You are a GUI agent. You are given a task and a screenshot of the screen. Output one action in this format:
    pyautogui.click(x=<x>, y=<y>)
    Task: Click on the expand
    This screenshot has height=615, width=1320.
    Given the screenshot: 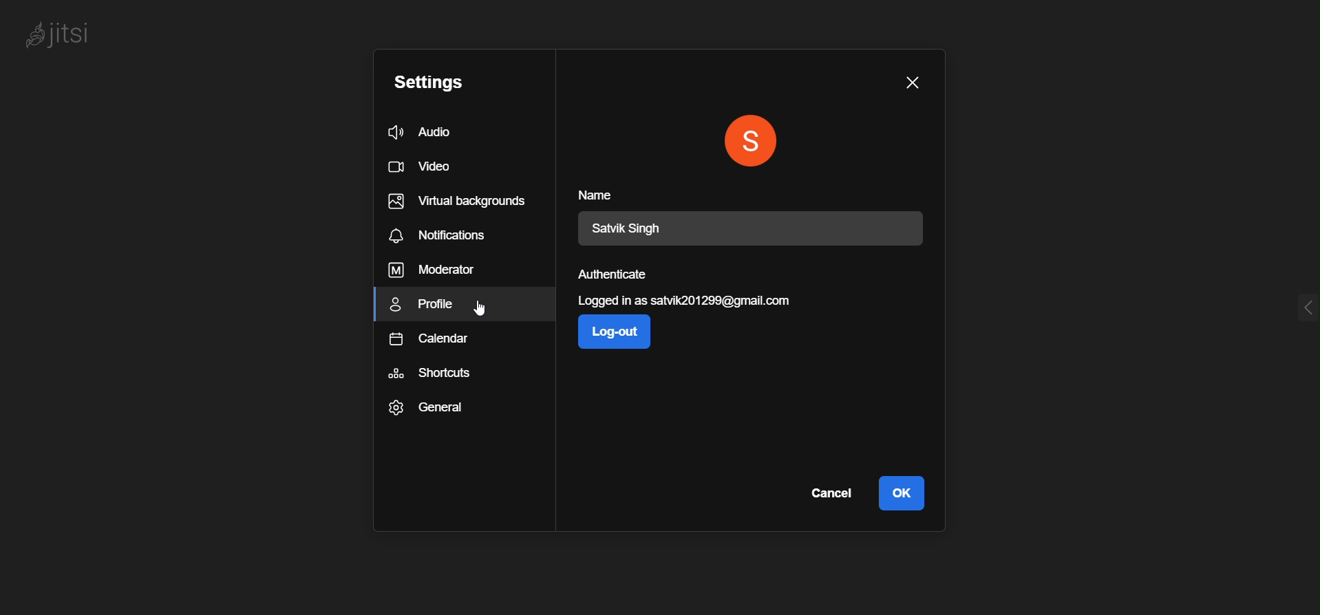 What is the action you would take?
    pyautogui.click(x=1301, y=303)
    